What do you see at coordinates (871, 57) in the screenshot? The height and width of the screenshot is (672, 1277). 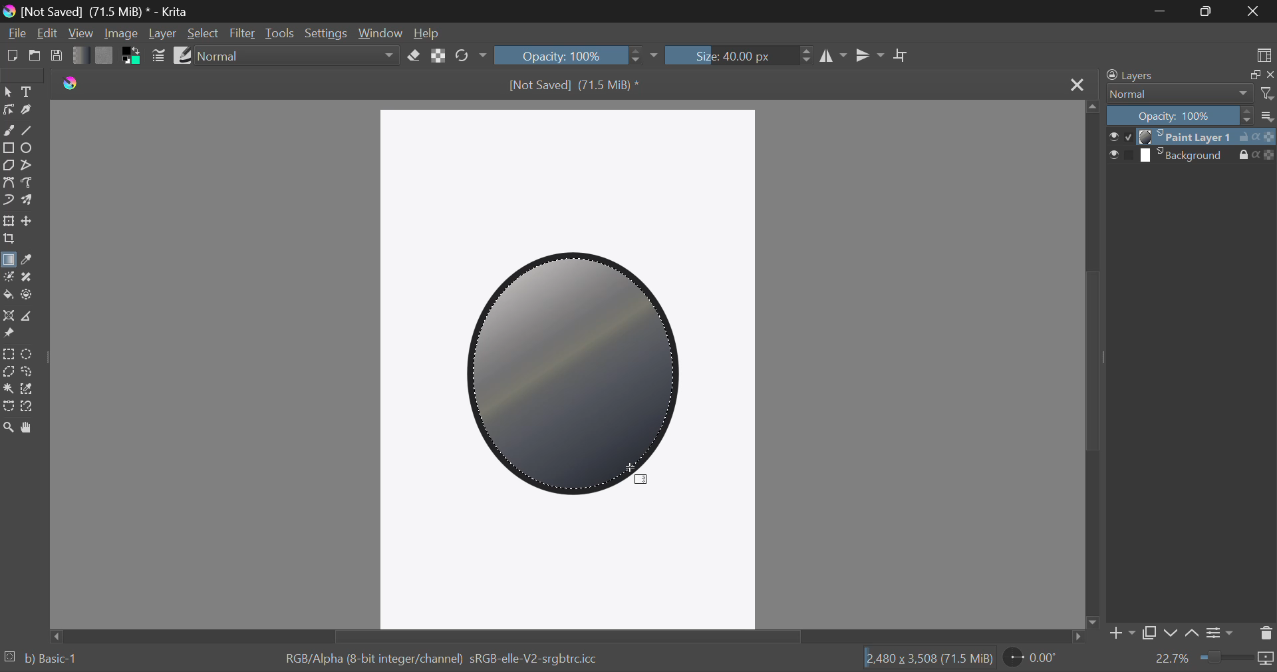 I see `Horizontal Mirror Flip` at bounding box center [871, 57].